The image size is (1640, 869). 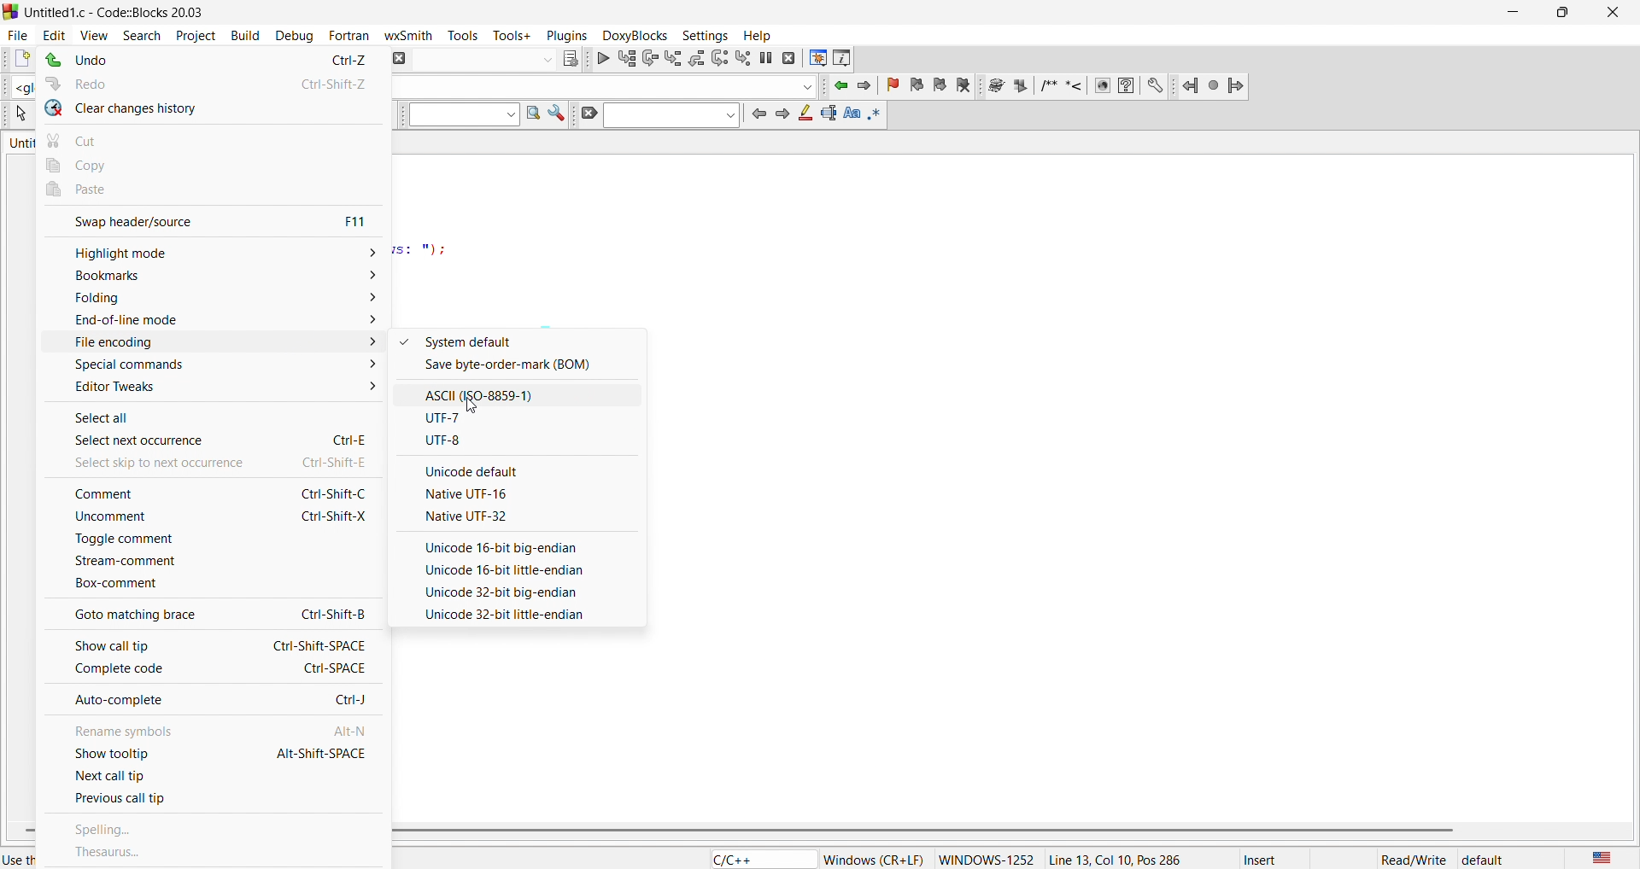 I want to click on option, so click(x=526, y=571).